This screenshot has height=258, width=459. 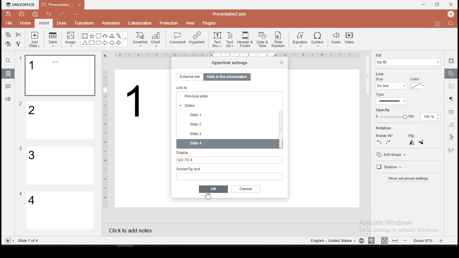 I want to click on comment, so click(x=178, y=38).